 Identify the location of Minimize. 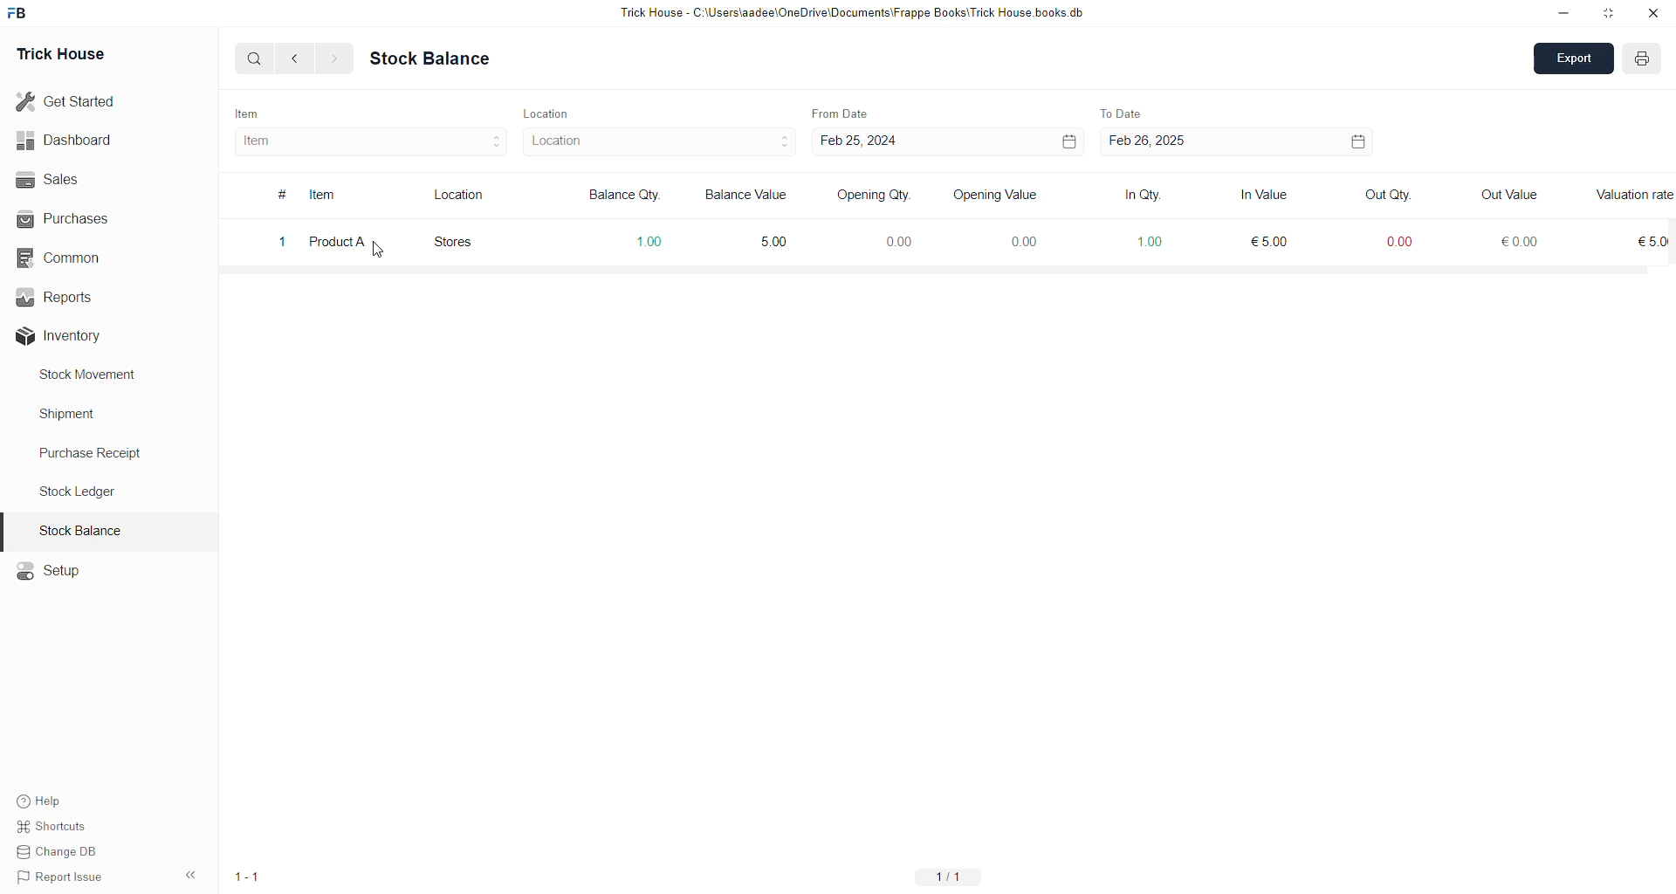
(1563, 17).